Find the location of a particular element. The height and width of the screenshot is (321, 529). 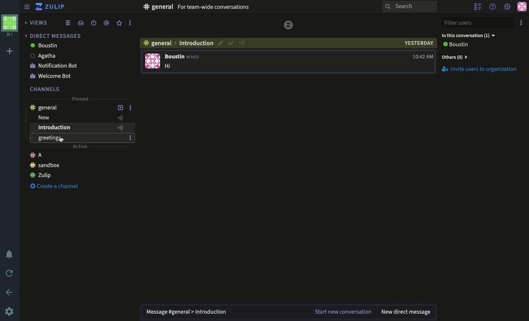

Options  is located at coordinates (522, 21).